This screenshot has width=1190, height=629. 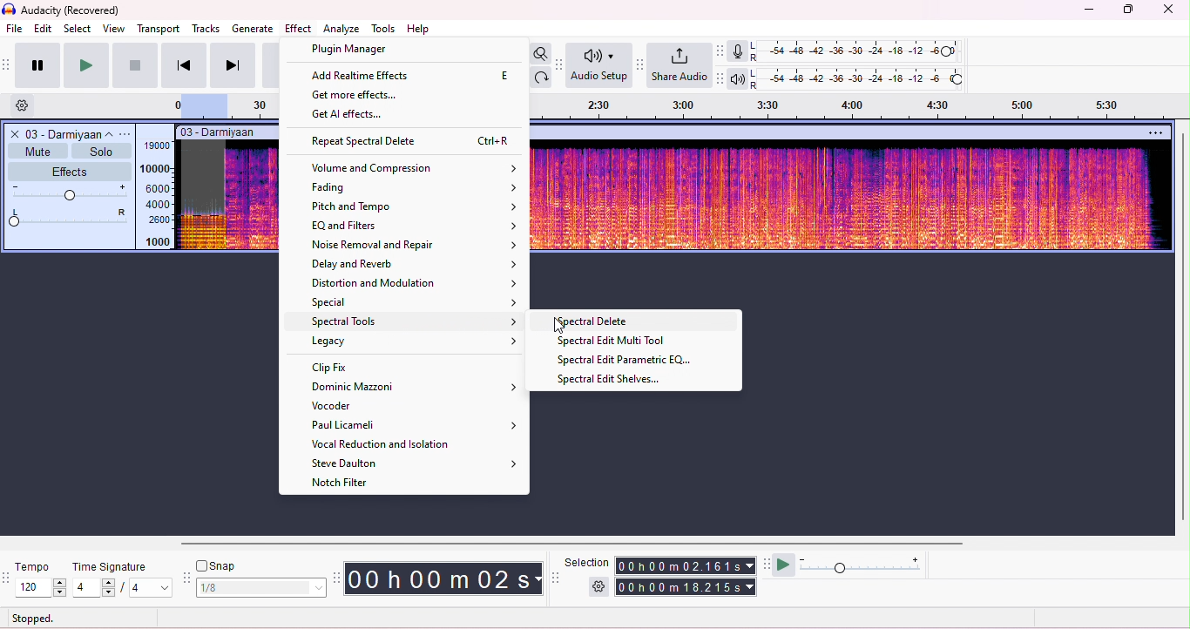 I want to click on view, so click(x=114, y=30).